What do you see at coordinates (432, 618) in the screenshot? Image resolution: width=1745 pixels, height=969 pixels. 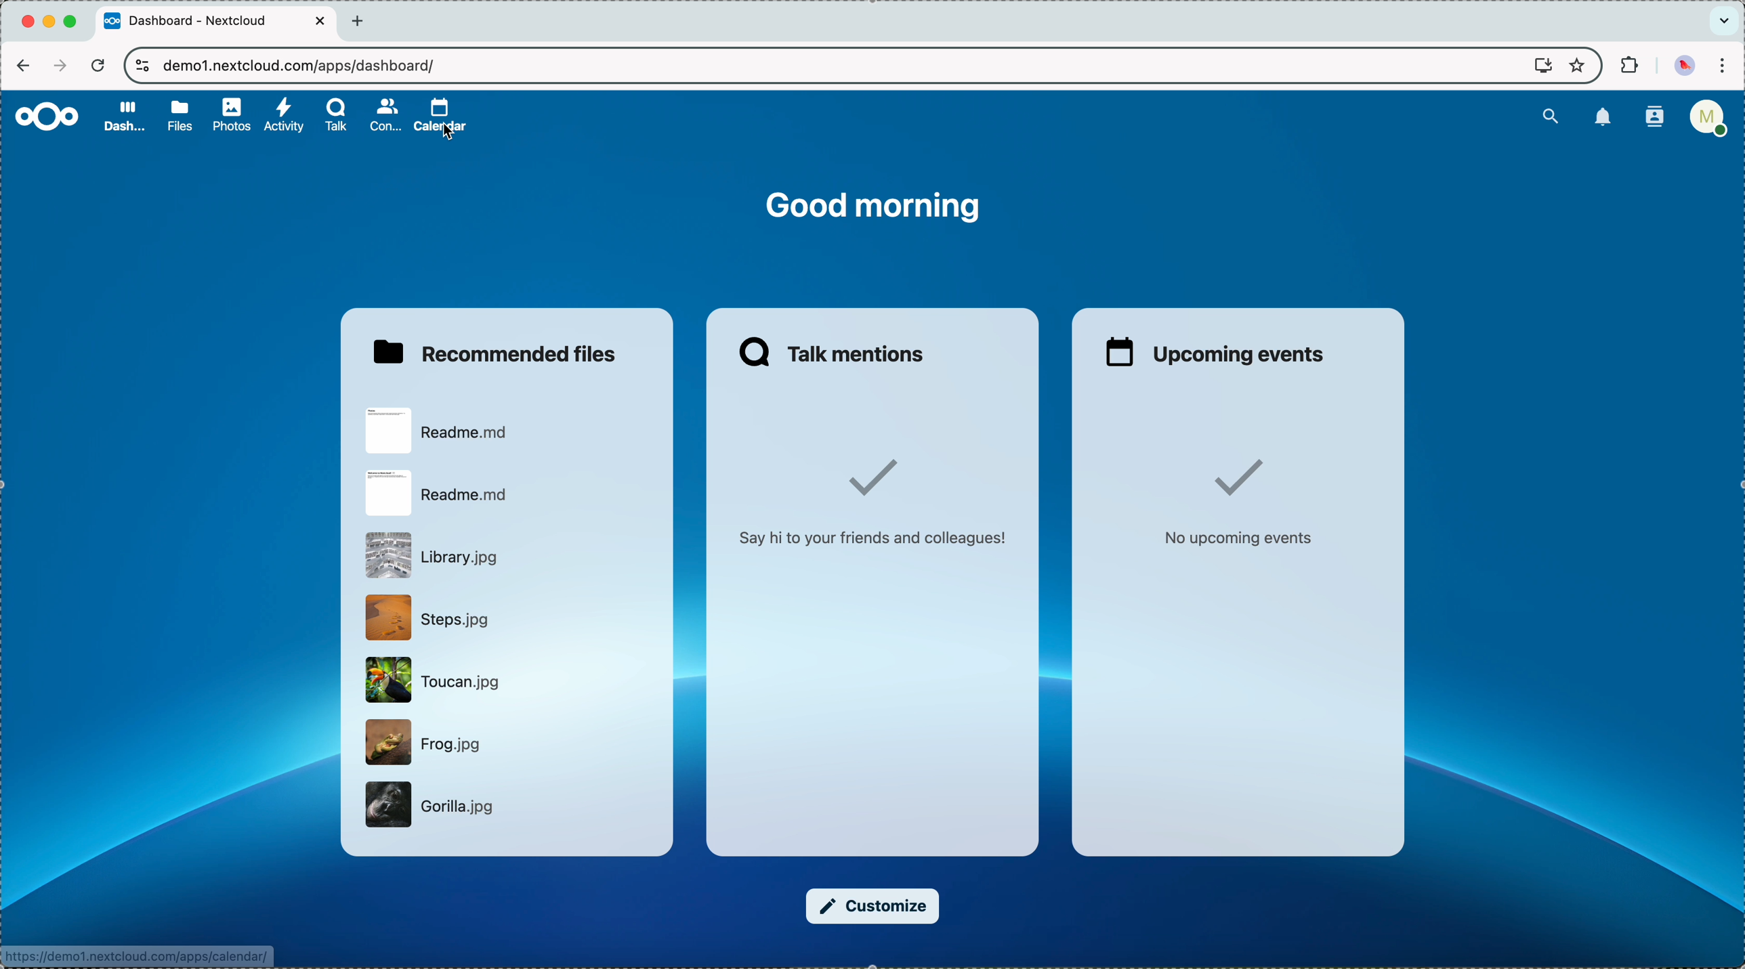 I see `file` at bounding box center [432, 618].